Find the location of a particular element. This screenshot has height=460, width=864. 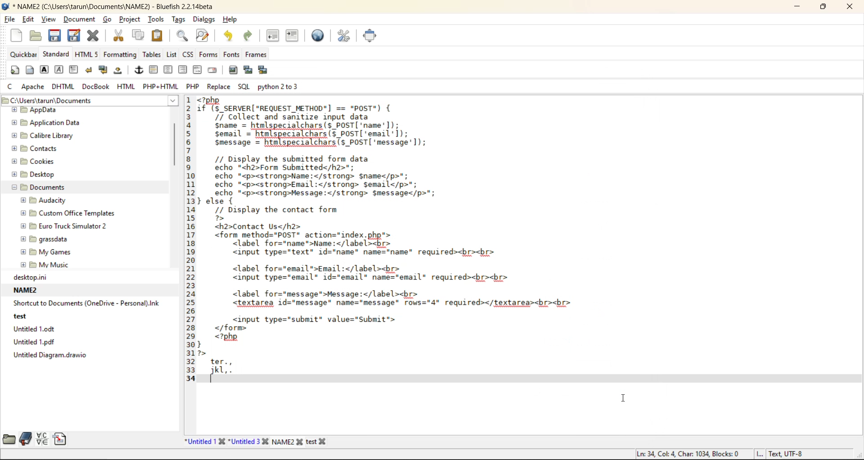

go is located at coordinates (107, 20).